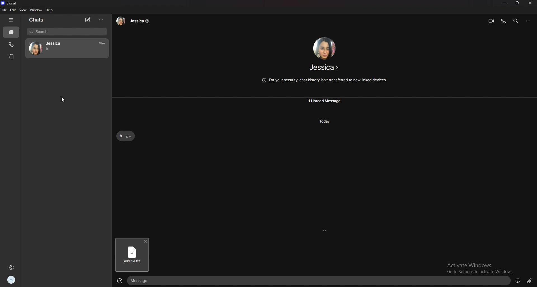 The height and width of the screenshot is (287, 537). I want to click on add file, so click(132, 258).